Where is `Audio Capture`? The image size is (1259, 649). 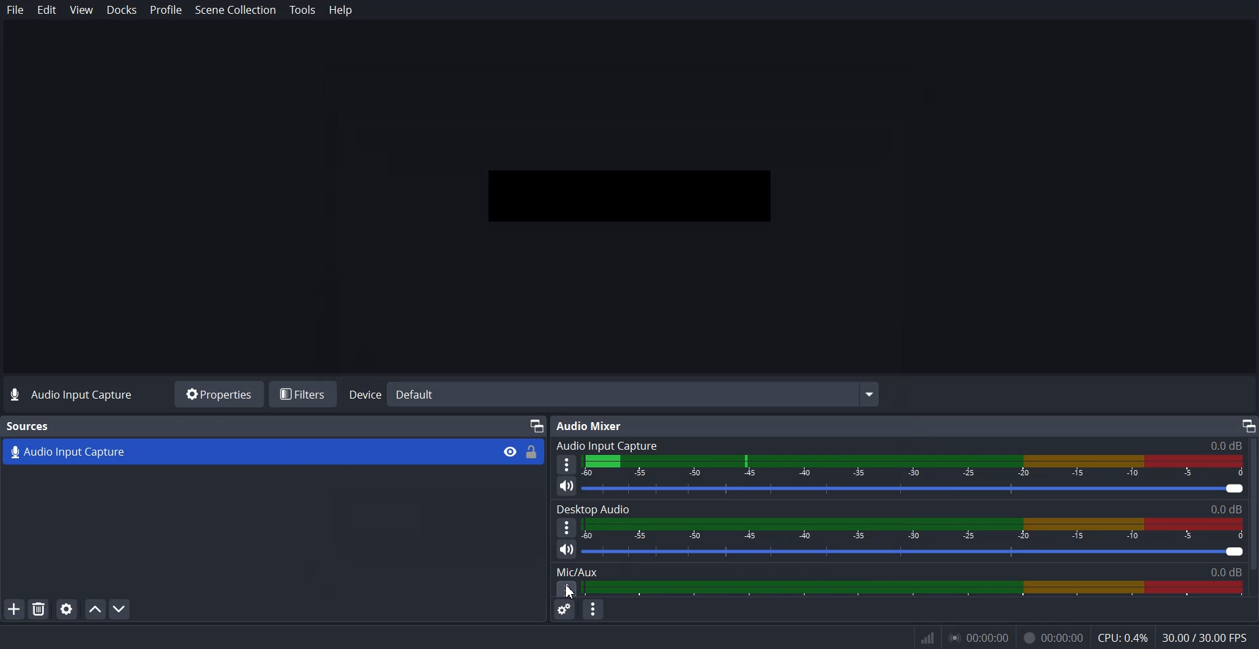 Audio Capture is located at coordinates (243, 451).